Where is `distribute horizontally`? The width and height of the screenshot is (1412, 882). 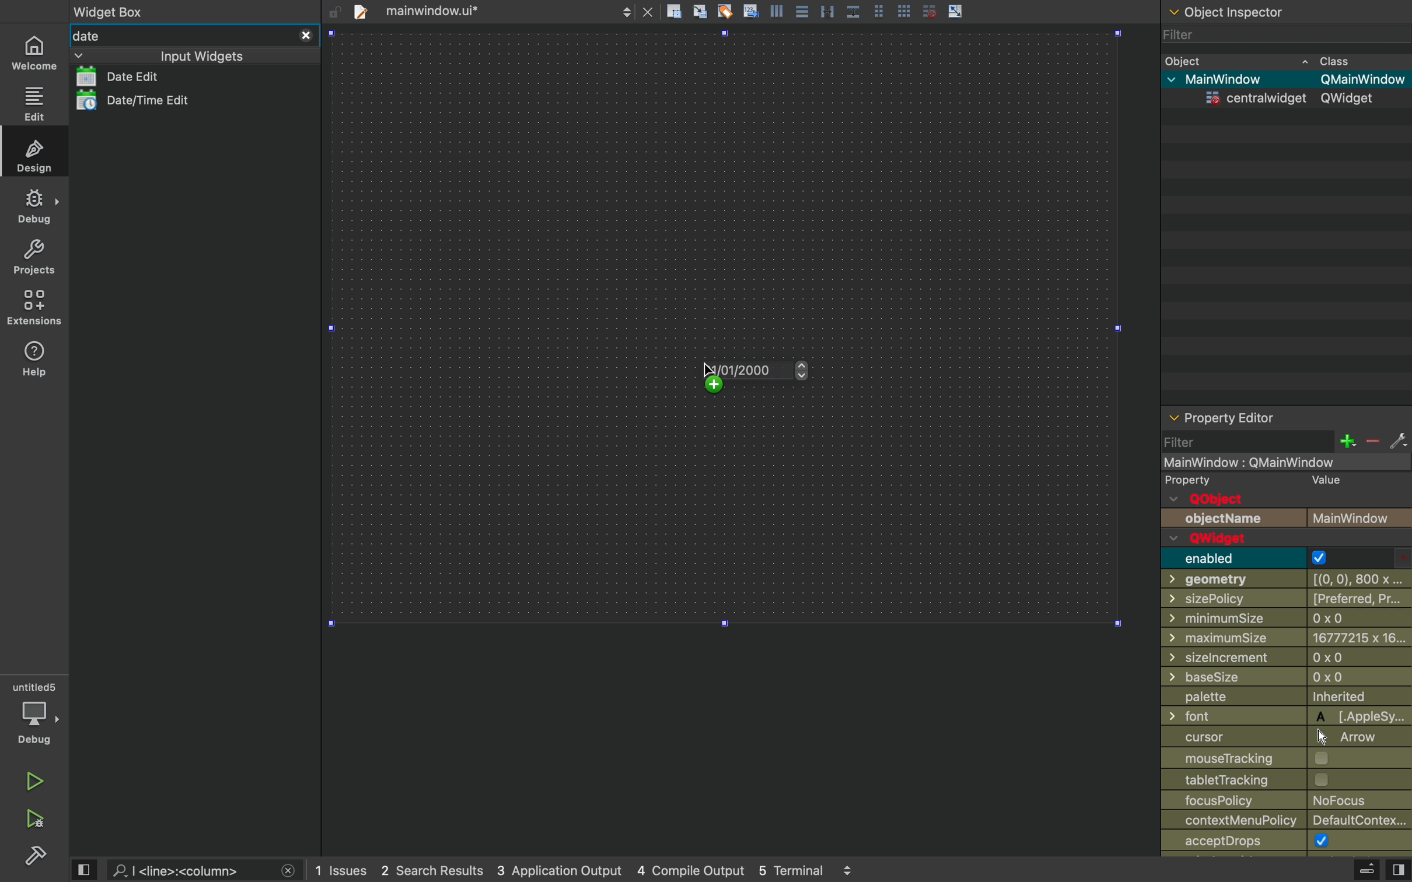 distribute horizontally is located at coordinates (827, 10).